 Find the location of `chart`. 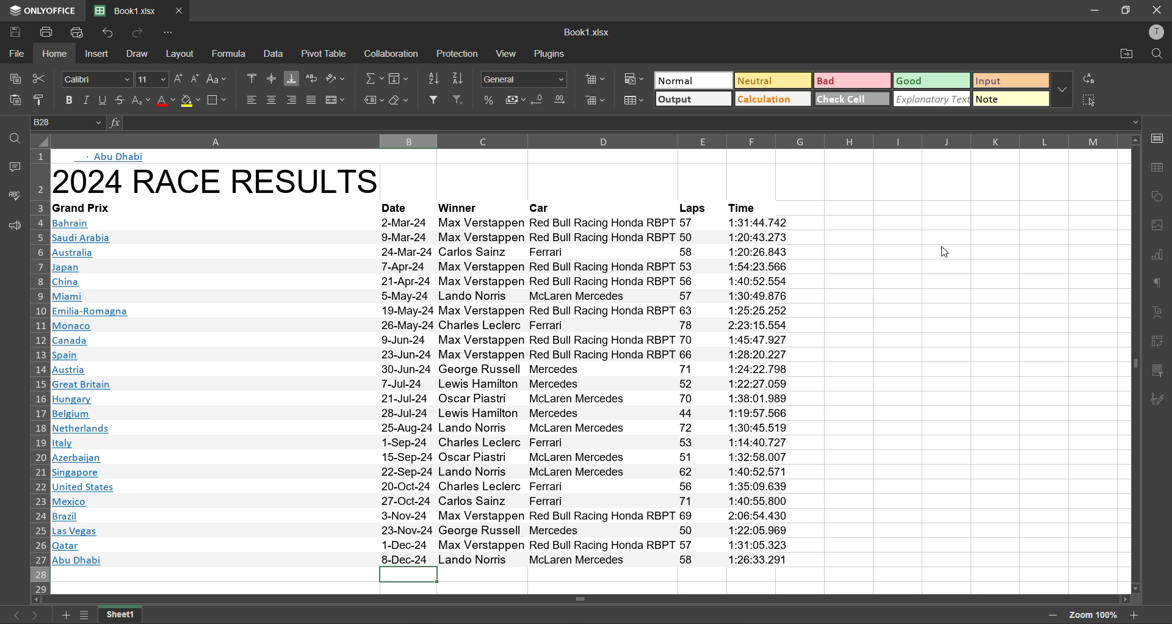

chart is located at coordinates (1160, 253).